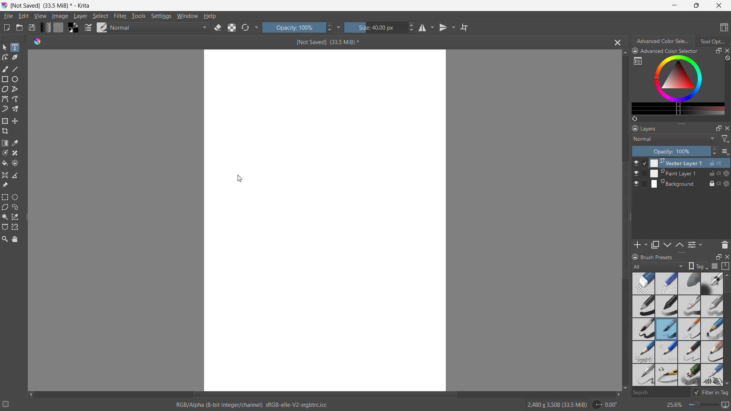  I want to click on zoom level, so click(697, 405).